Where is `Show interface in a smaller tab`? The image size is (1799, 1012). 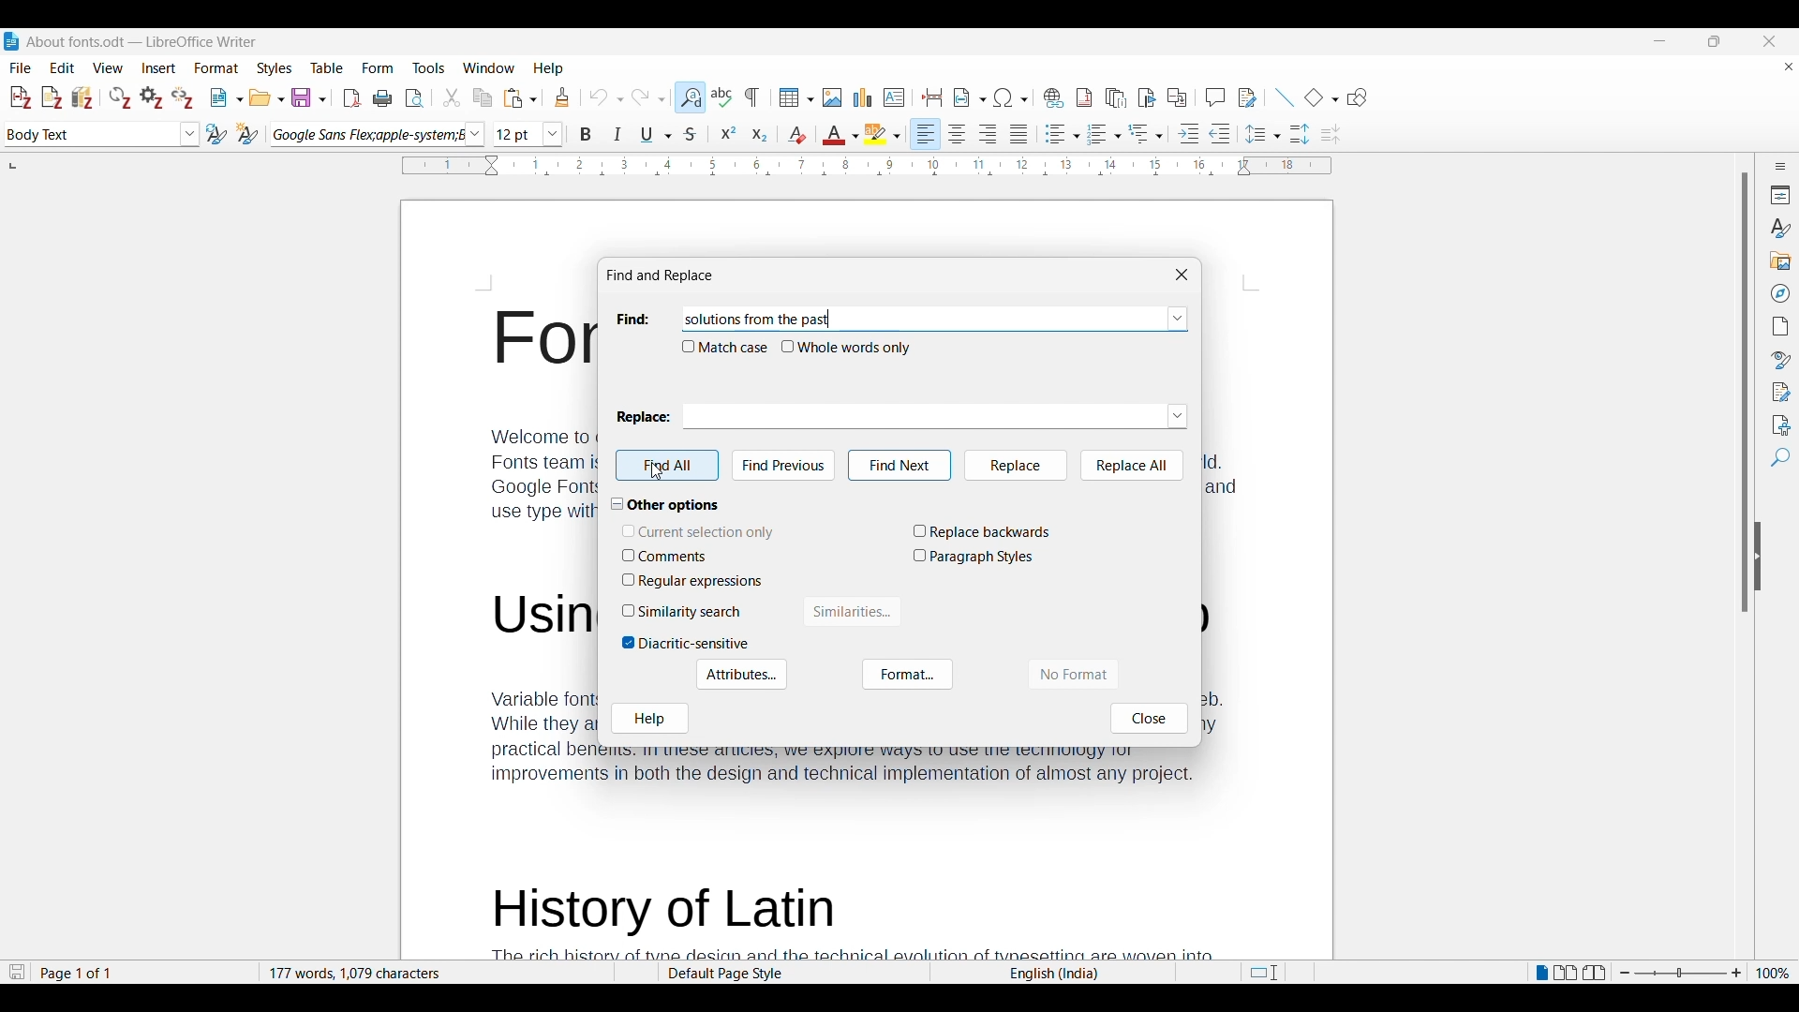 Show interface in a smaller tab is located at coordinates (1714, 41).